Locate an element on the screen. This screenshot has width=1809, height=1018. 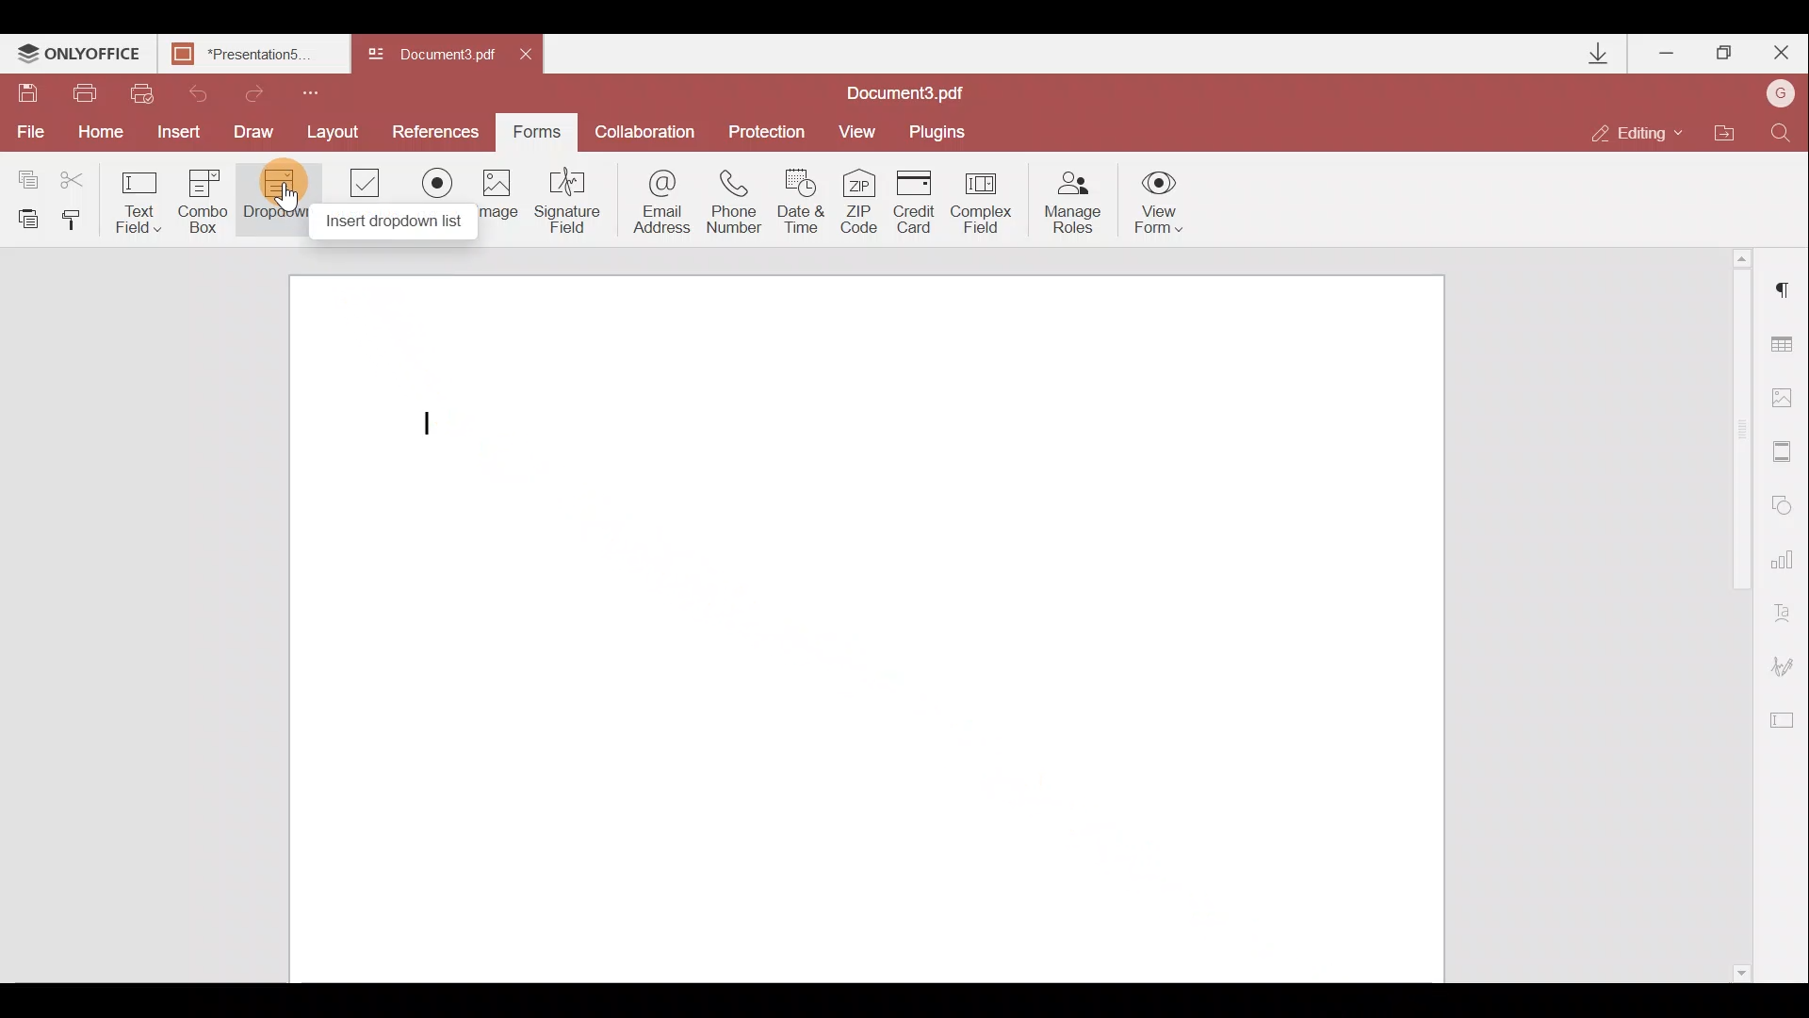
Form settings is located at coordinates (1785, 720).